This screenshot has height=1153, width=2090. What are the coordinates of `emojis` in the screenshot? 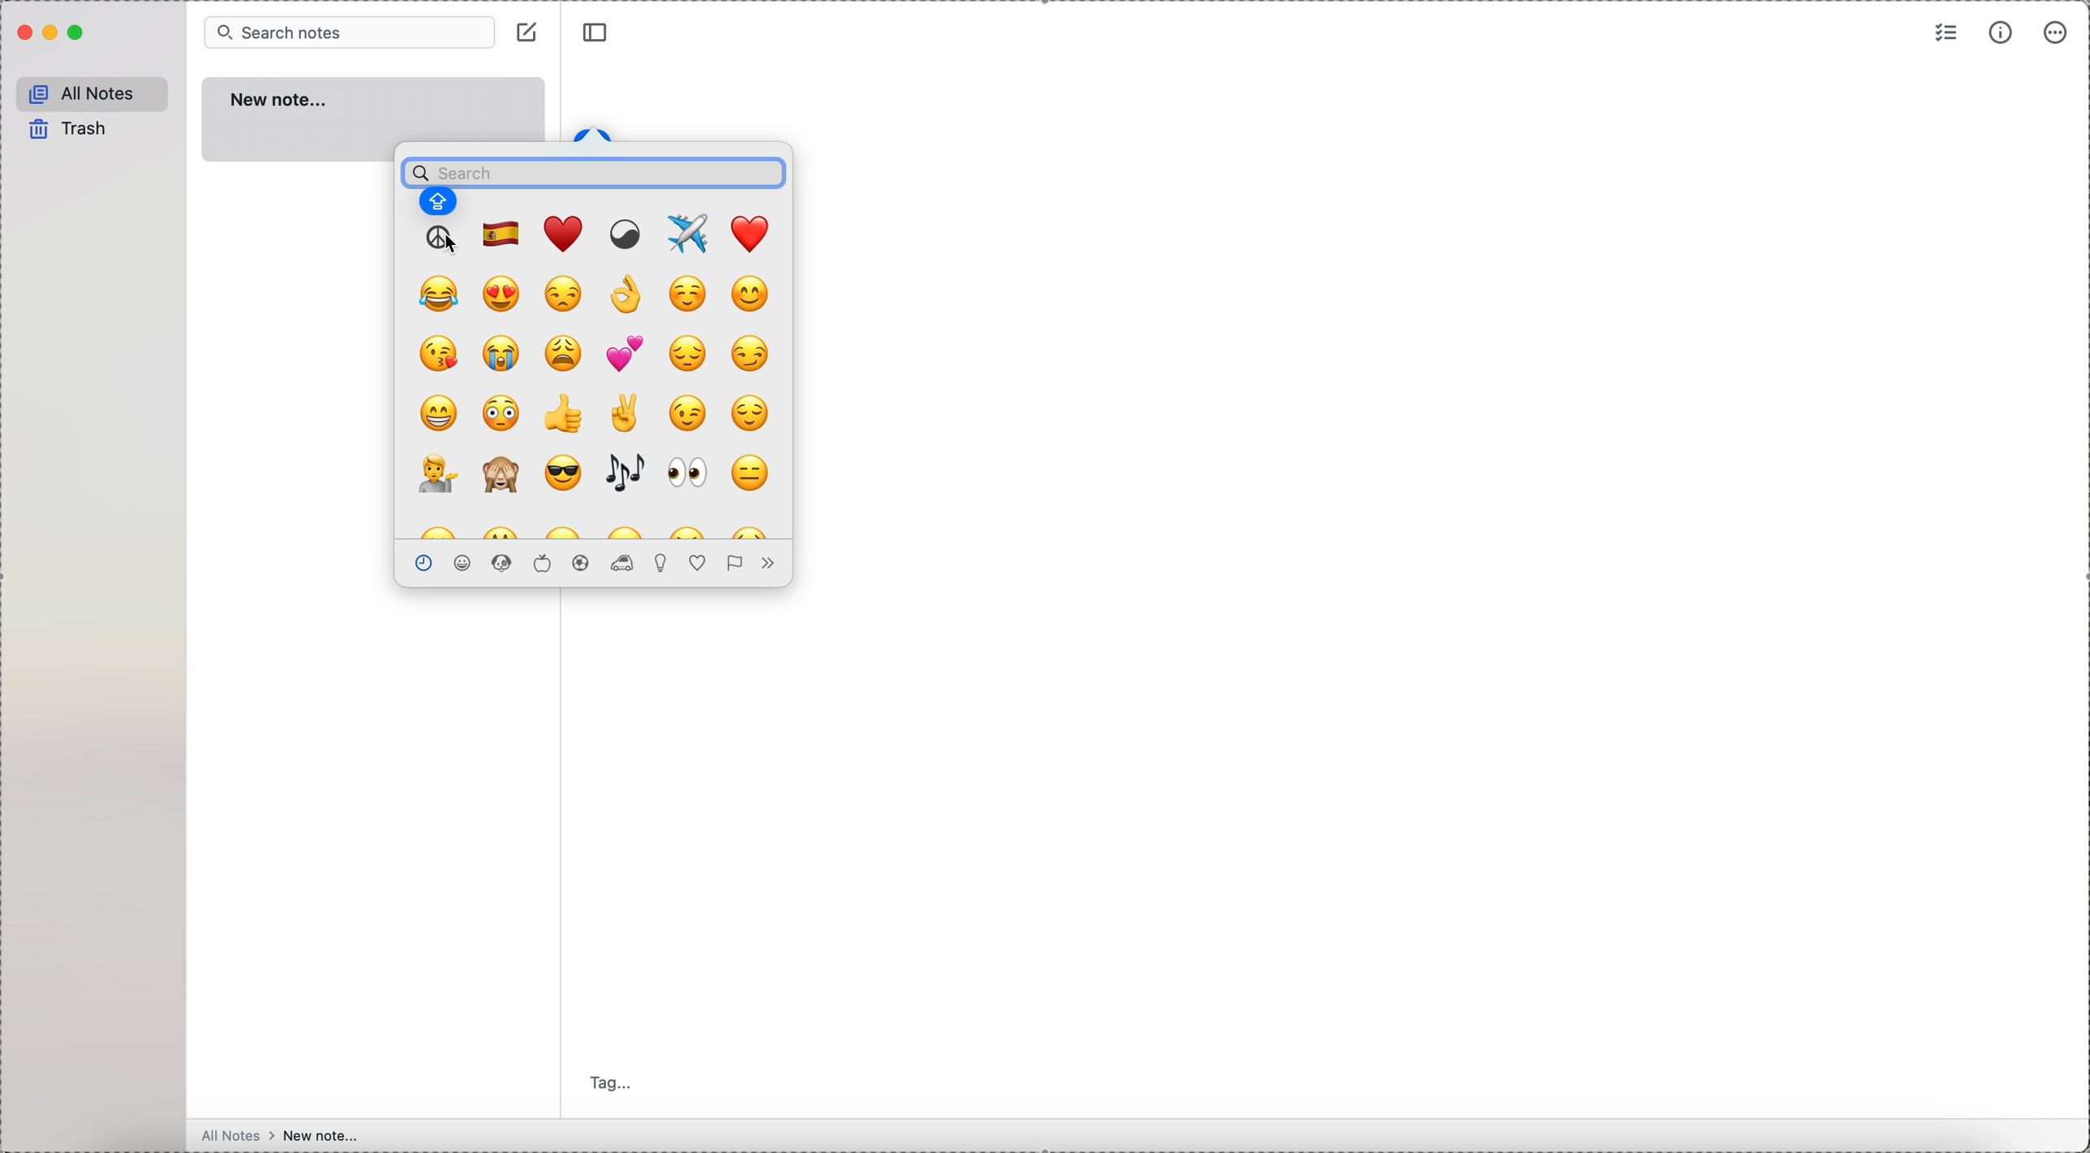 It's located at (465, 562).